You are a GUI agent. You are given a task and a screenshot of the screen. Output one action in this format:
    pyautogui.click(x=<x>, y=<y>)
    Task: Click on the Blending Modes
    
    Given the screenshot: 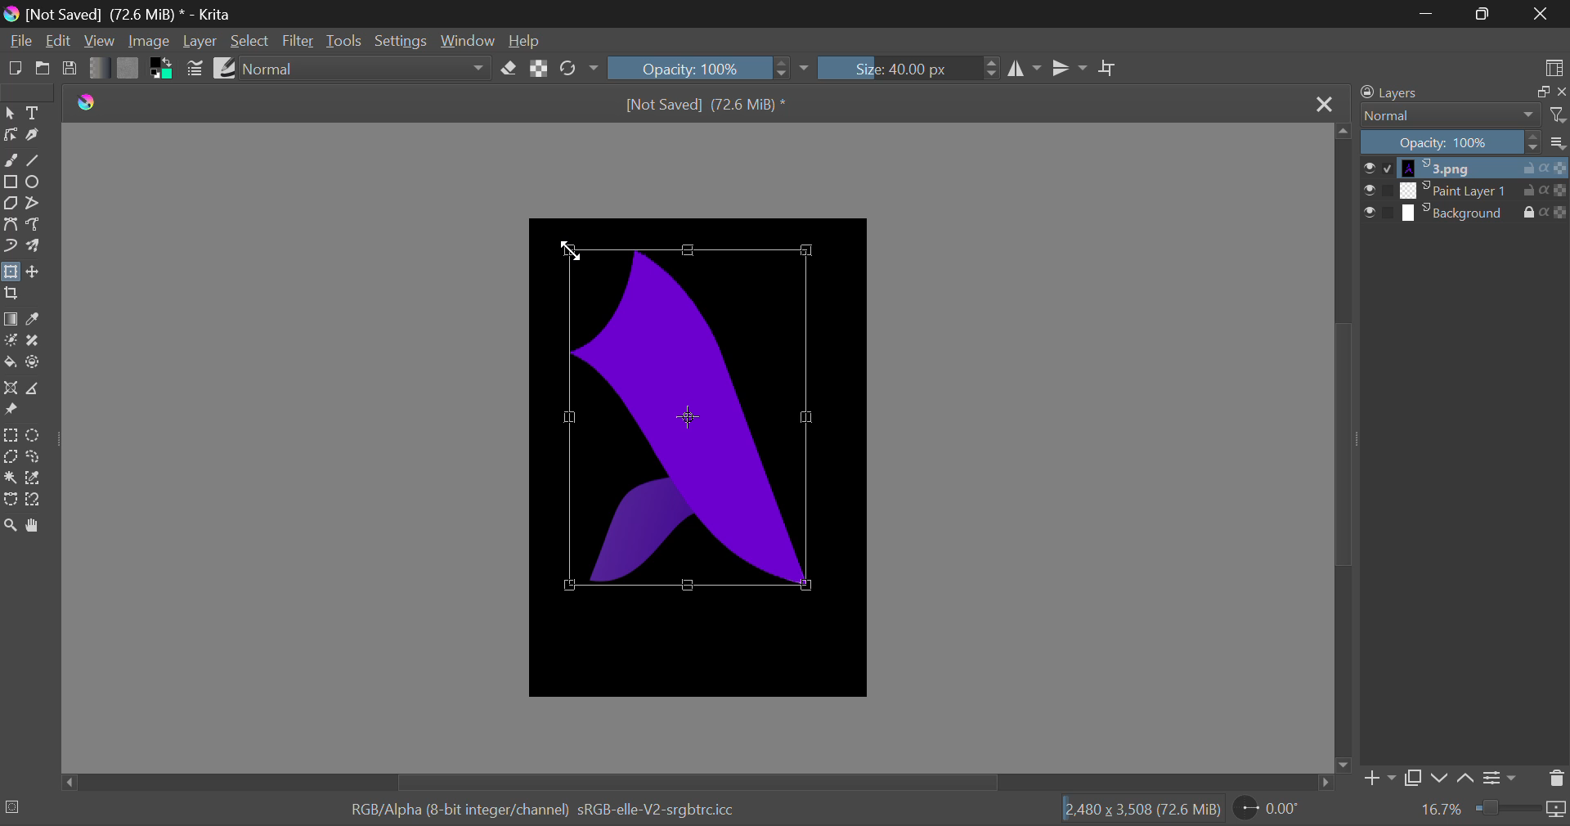 What is the action you would take?
    pyautogui.click(x=1449, y=118)
    